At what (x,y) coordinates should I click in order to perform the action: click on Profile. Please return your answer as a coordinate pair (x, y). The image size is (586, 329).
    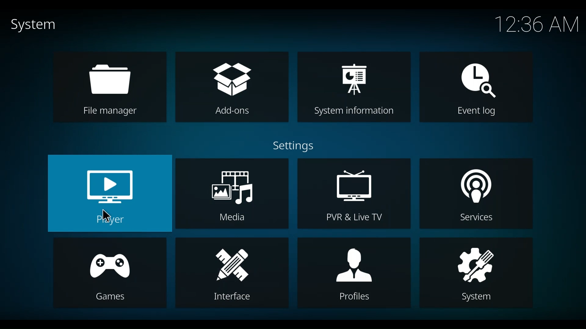
    Looking at the image, I should click on (353, 272).